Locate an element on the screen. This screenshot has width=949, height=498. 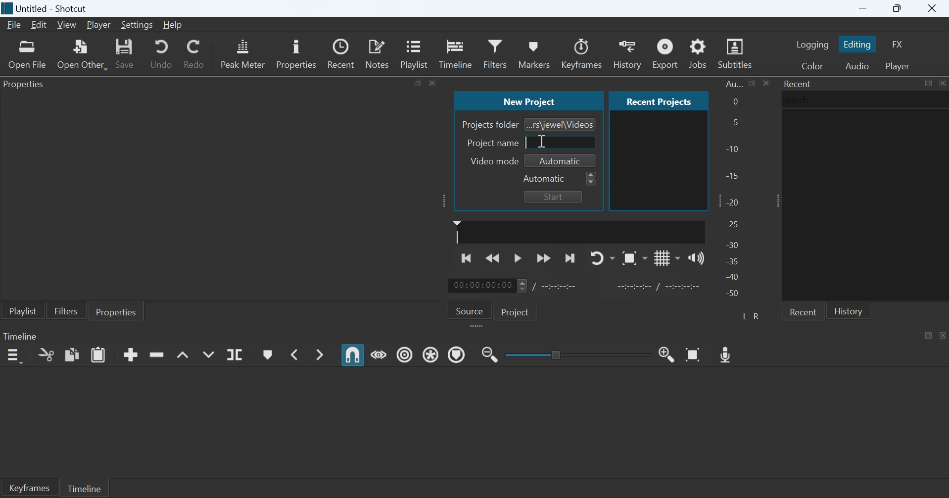
Expand is located at coordinates (445, 200).